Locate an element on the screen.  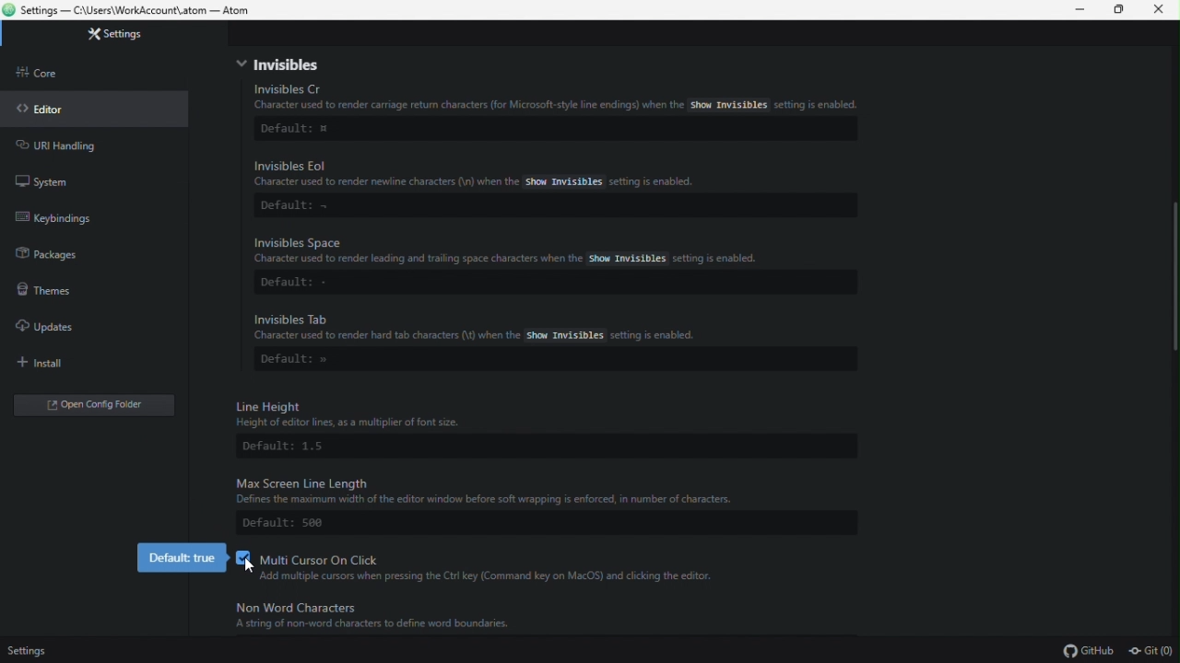
git is located at coordinates (1149, 650).